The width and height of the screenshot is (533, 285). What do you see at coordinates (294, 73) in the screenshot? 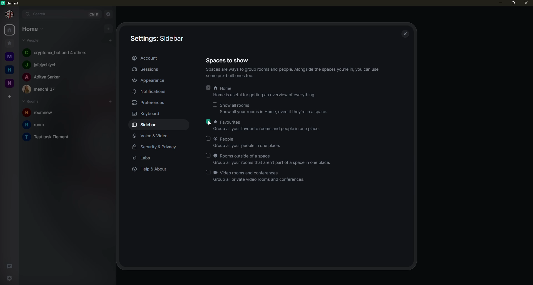
I see `info` at bounding box center [294, 73].